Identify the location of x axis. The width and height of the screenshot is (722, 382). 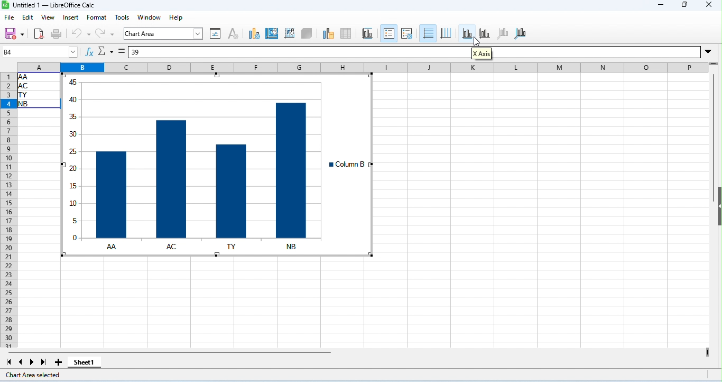
(468, 33).